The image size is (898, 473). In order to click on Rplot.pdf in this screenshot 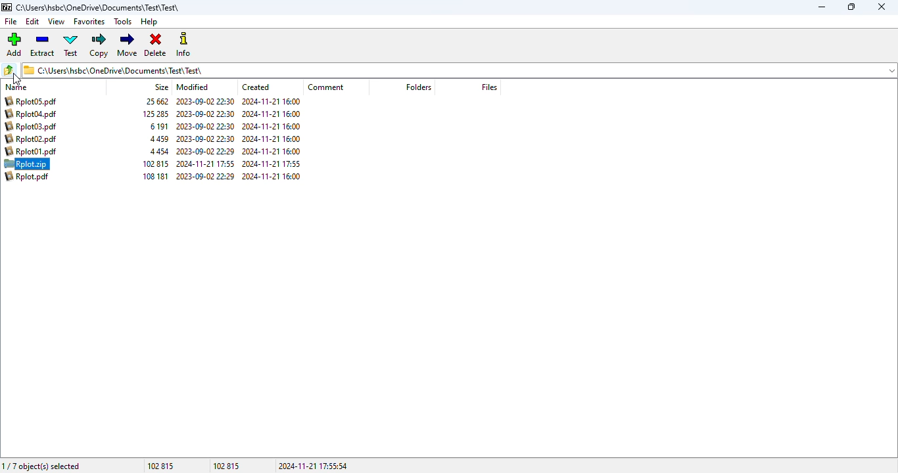, I will do `click(27, 177)`.